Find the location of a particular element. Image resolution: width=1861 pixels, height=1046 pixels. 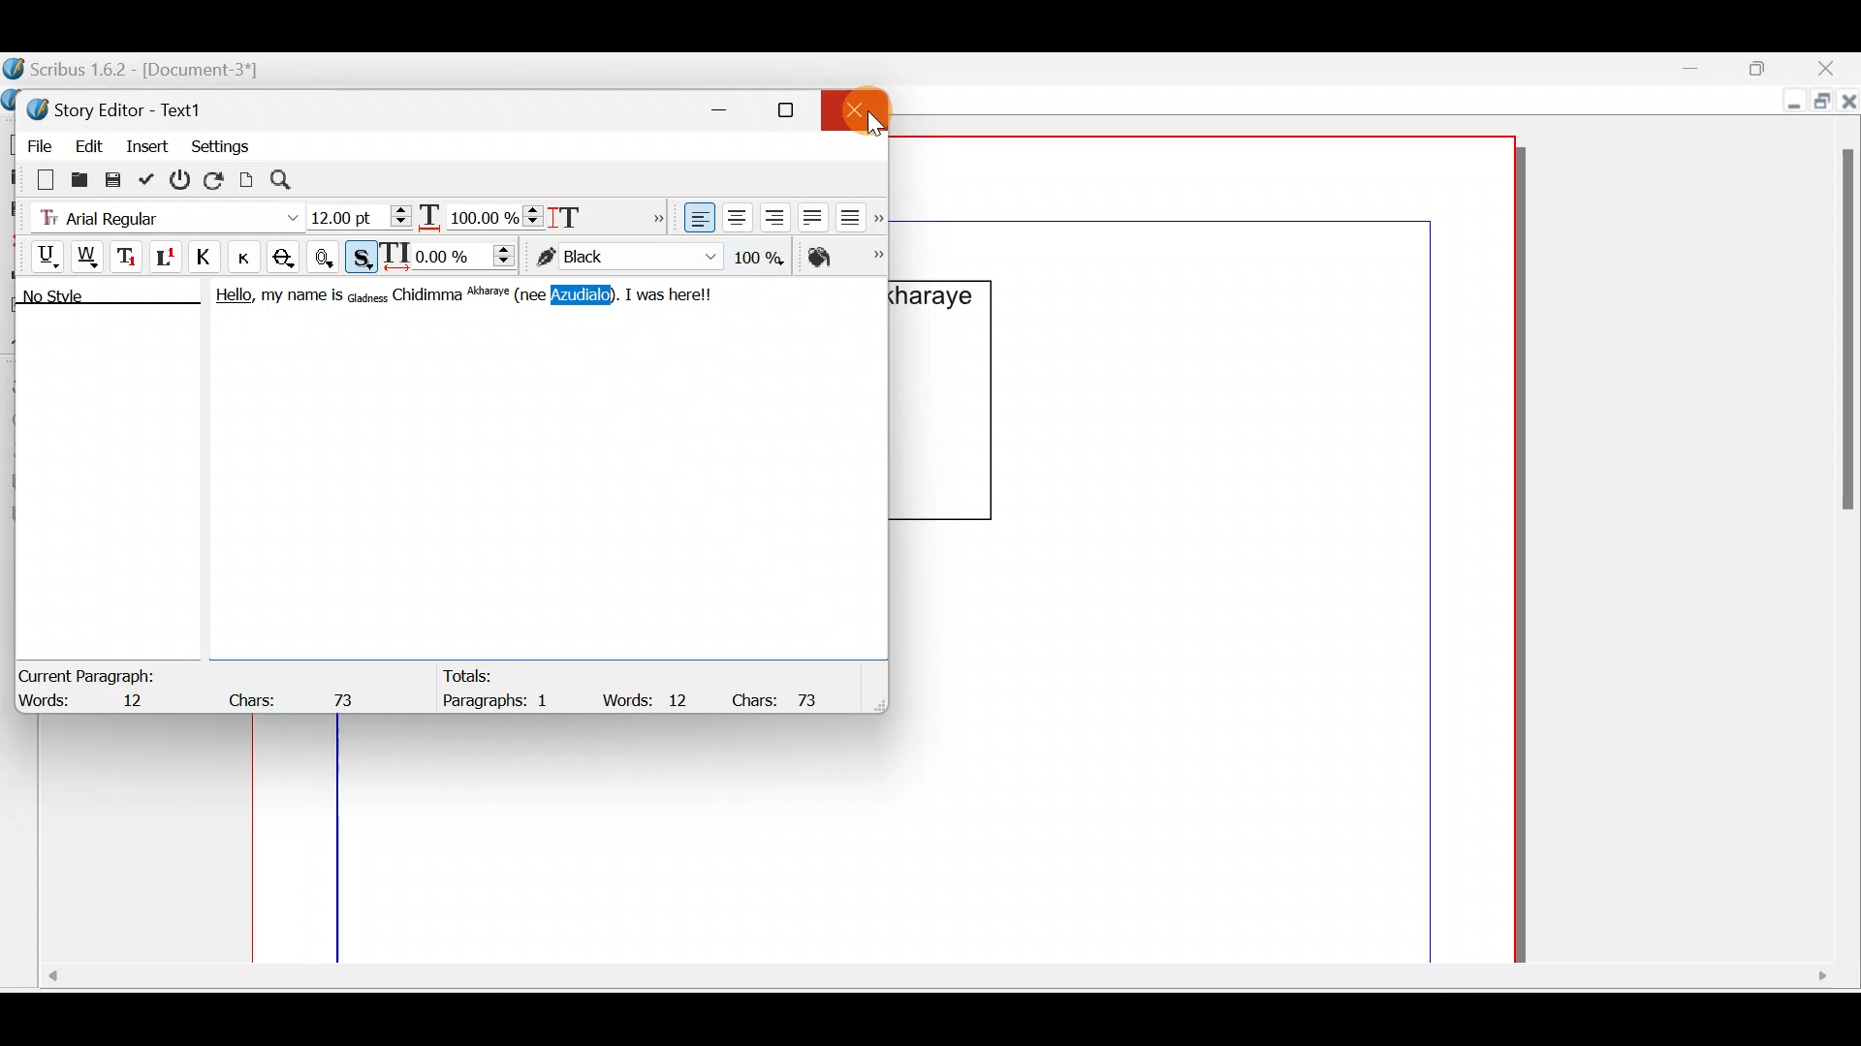

Cursor is located at coordinates (859, 112).